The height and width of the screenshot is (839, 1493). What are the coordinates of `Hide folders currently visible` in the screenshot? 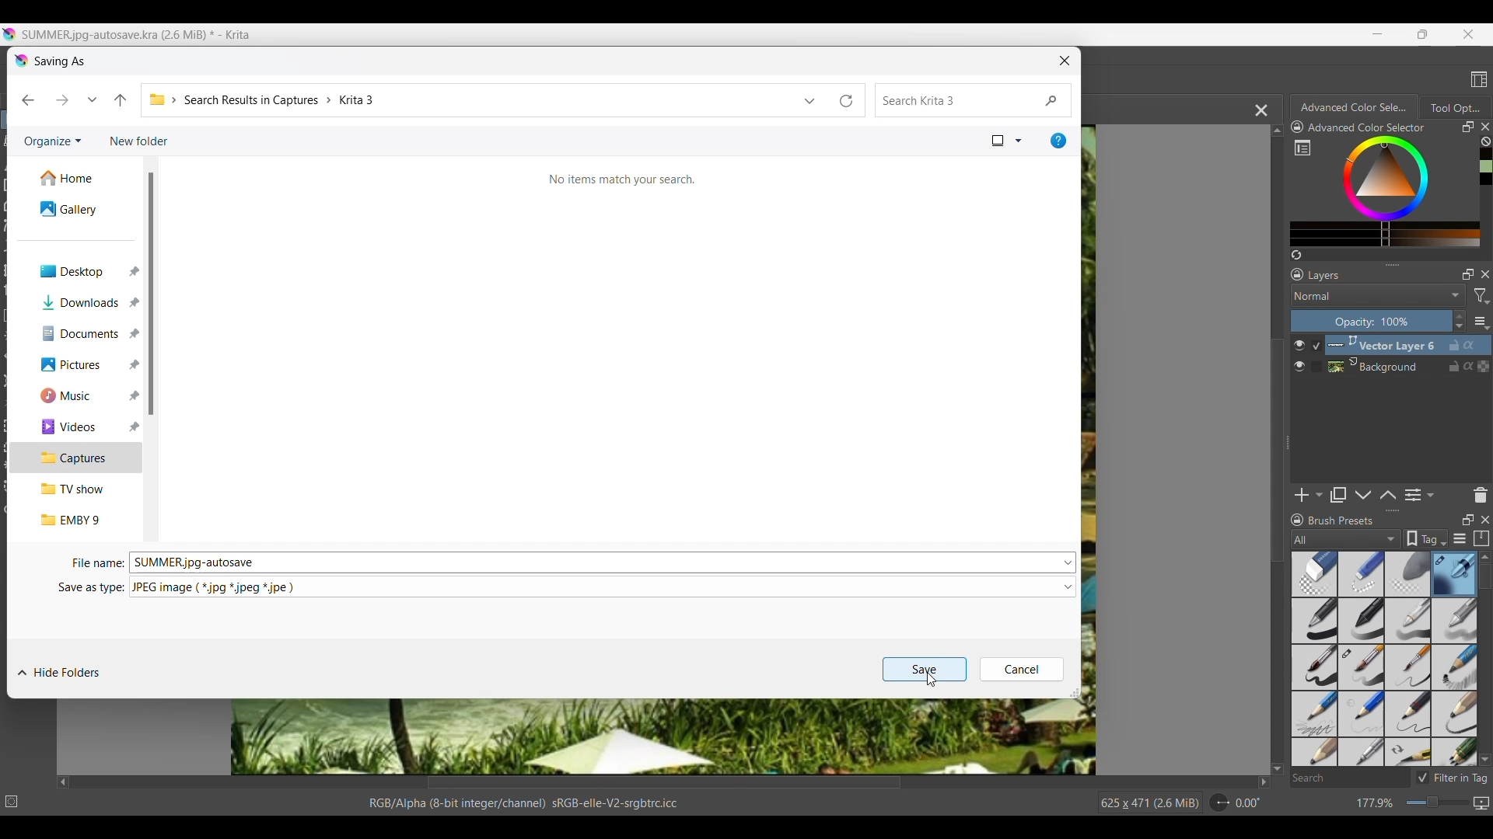 It's located at (59, 673).